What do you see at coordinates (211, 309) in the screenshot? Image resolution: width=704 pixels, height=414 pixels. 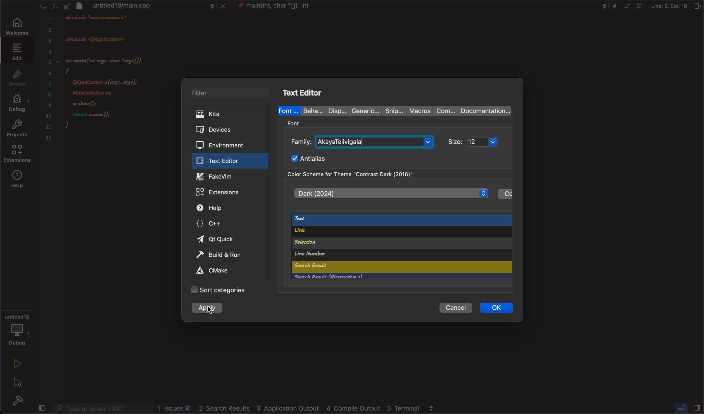 I see `cursor` at bounding box center [211, 309].